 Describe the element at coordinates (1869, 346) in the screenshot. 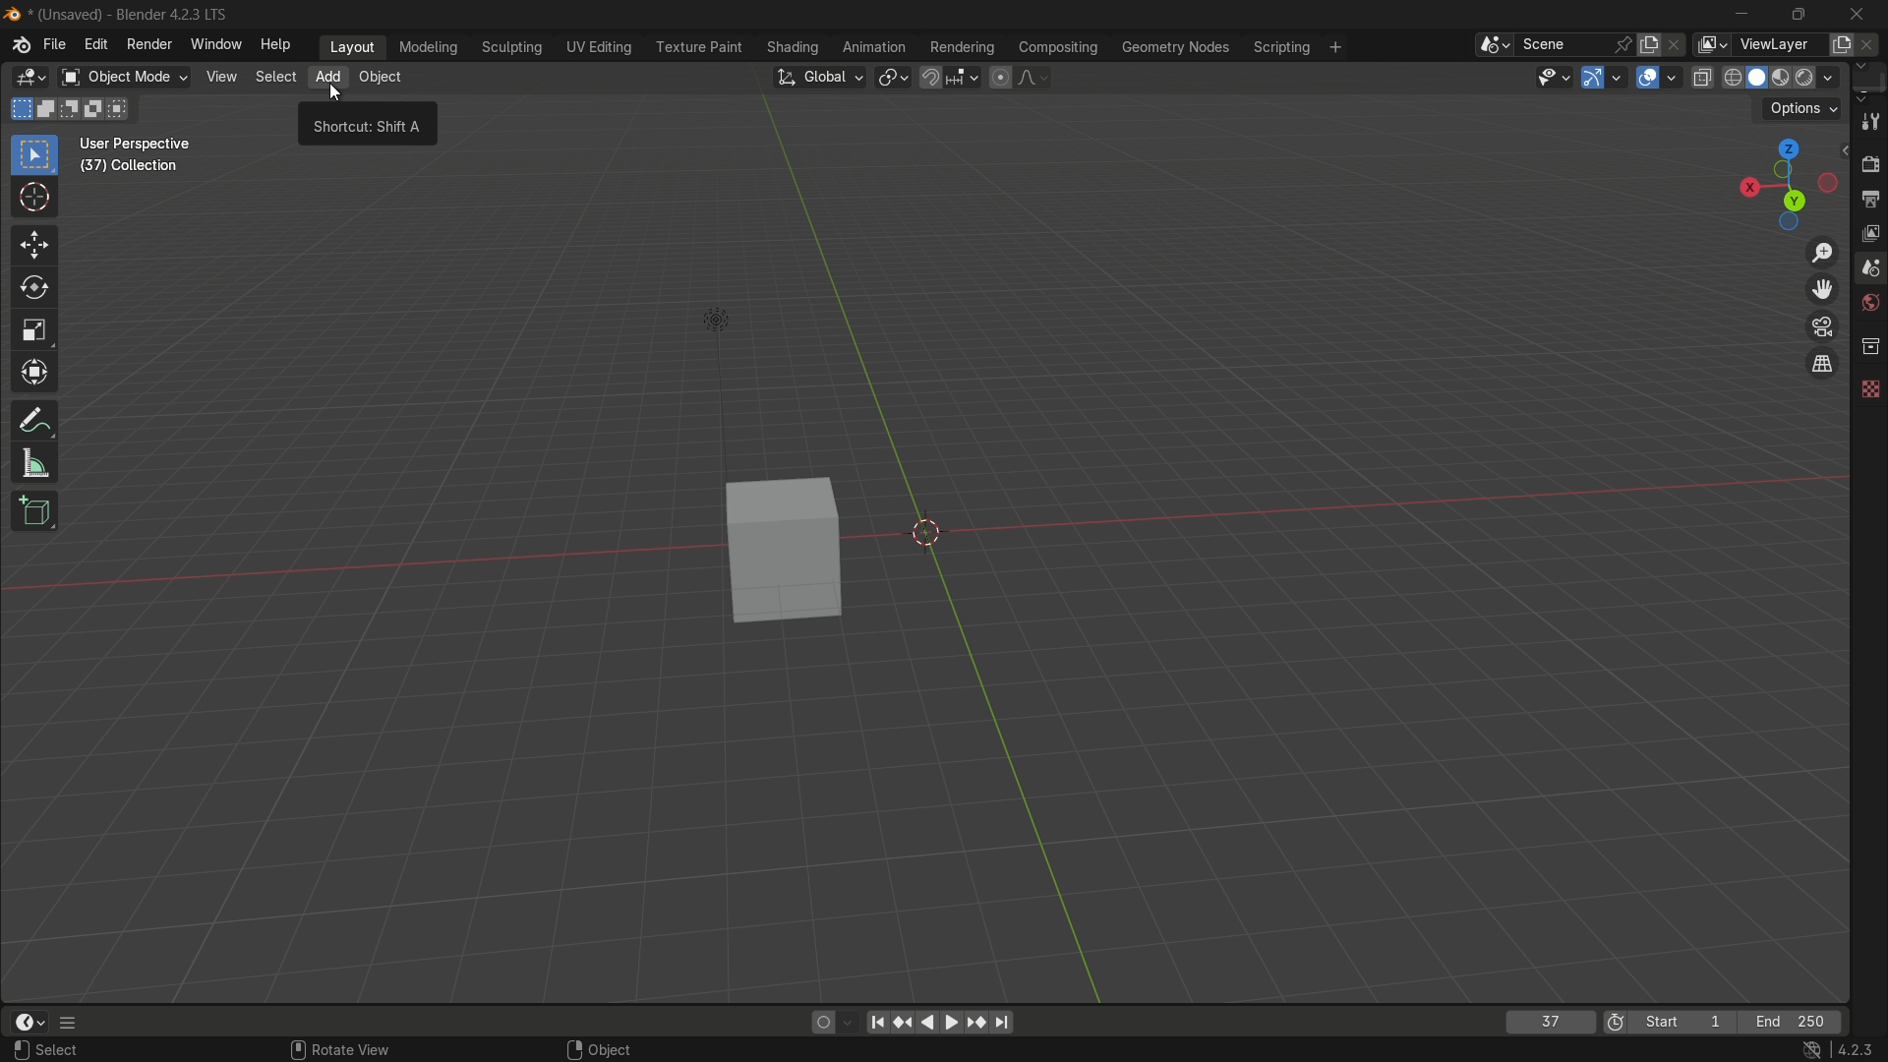

I see `collections` at that location.